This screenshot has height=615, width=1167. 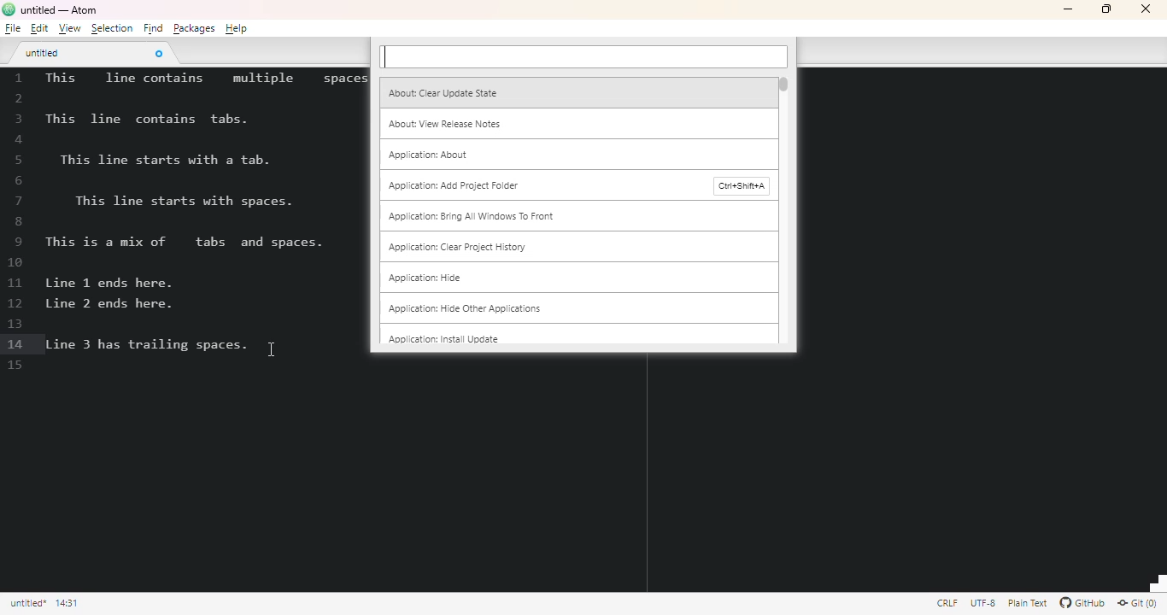 I want to click on click to copy absolute file path, so click(x=27, y=603).